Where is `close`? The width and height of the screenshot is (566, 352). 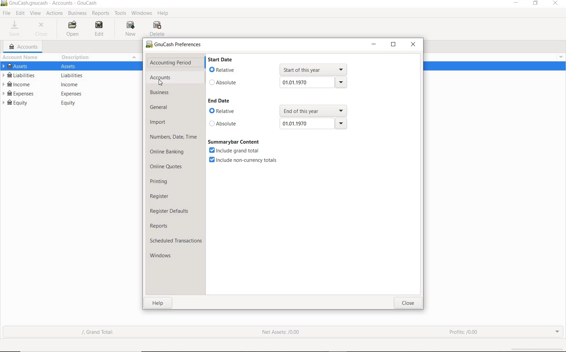 close is located at coordinates (408, 303).